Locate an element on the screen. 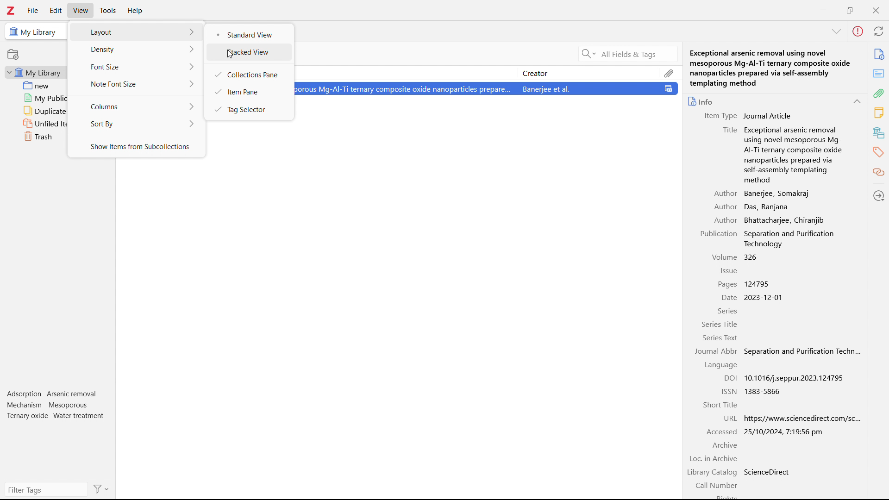  new collection is located at coordinates (13, 54).